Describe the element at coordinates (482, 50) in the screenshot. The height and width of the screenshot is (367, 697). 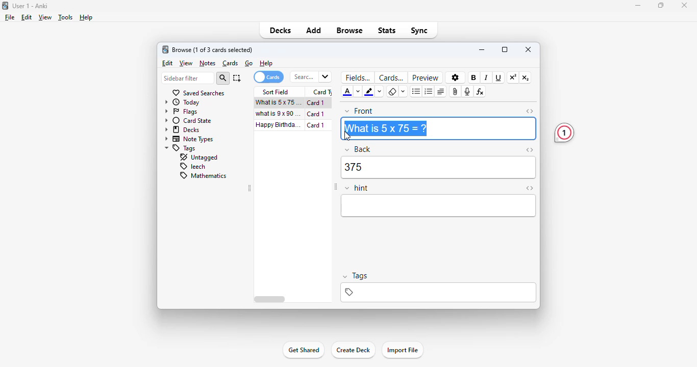
I see `minimize` at that location.